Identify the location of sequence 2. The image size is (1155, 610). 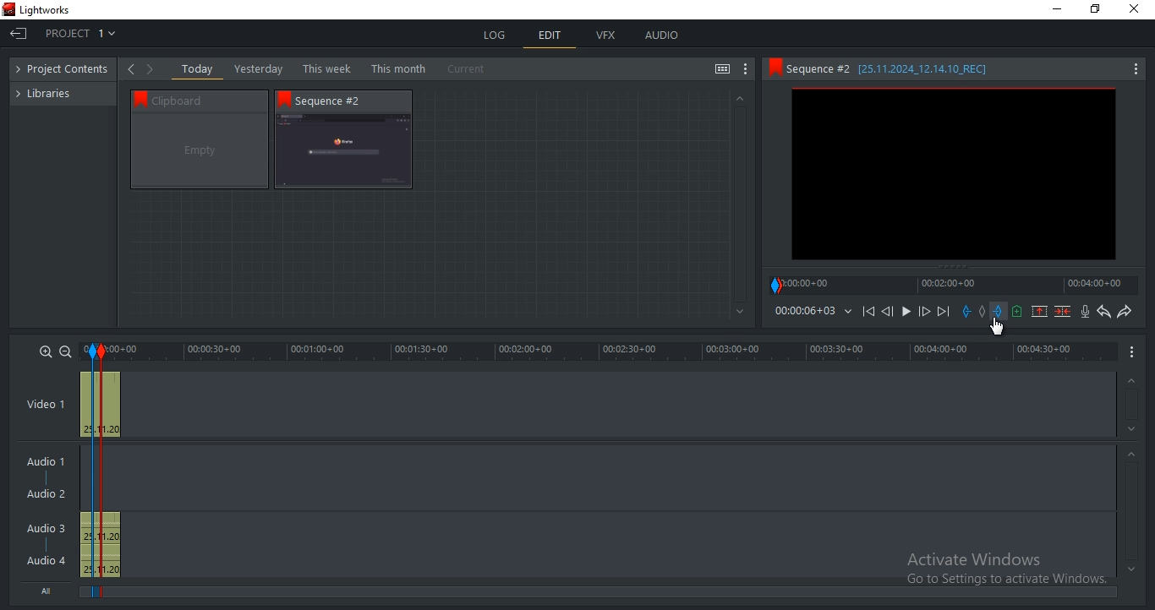
(954, 176).